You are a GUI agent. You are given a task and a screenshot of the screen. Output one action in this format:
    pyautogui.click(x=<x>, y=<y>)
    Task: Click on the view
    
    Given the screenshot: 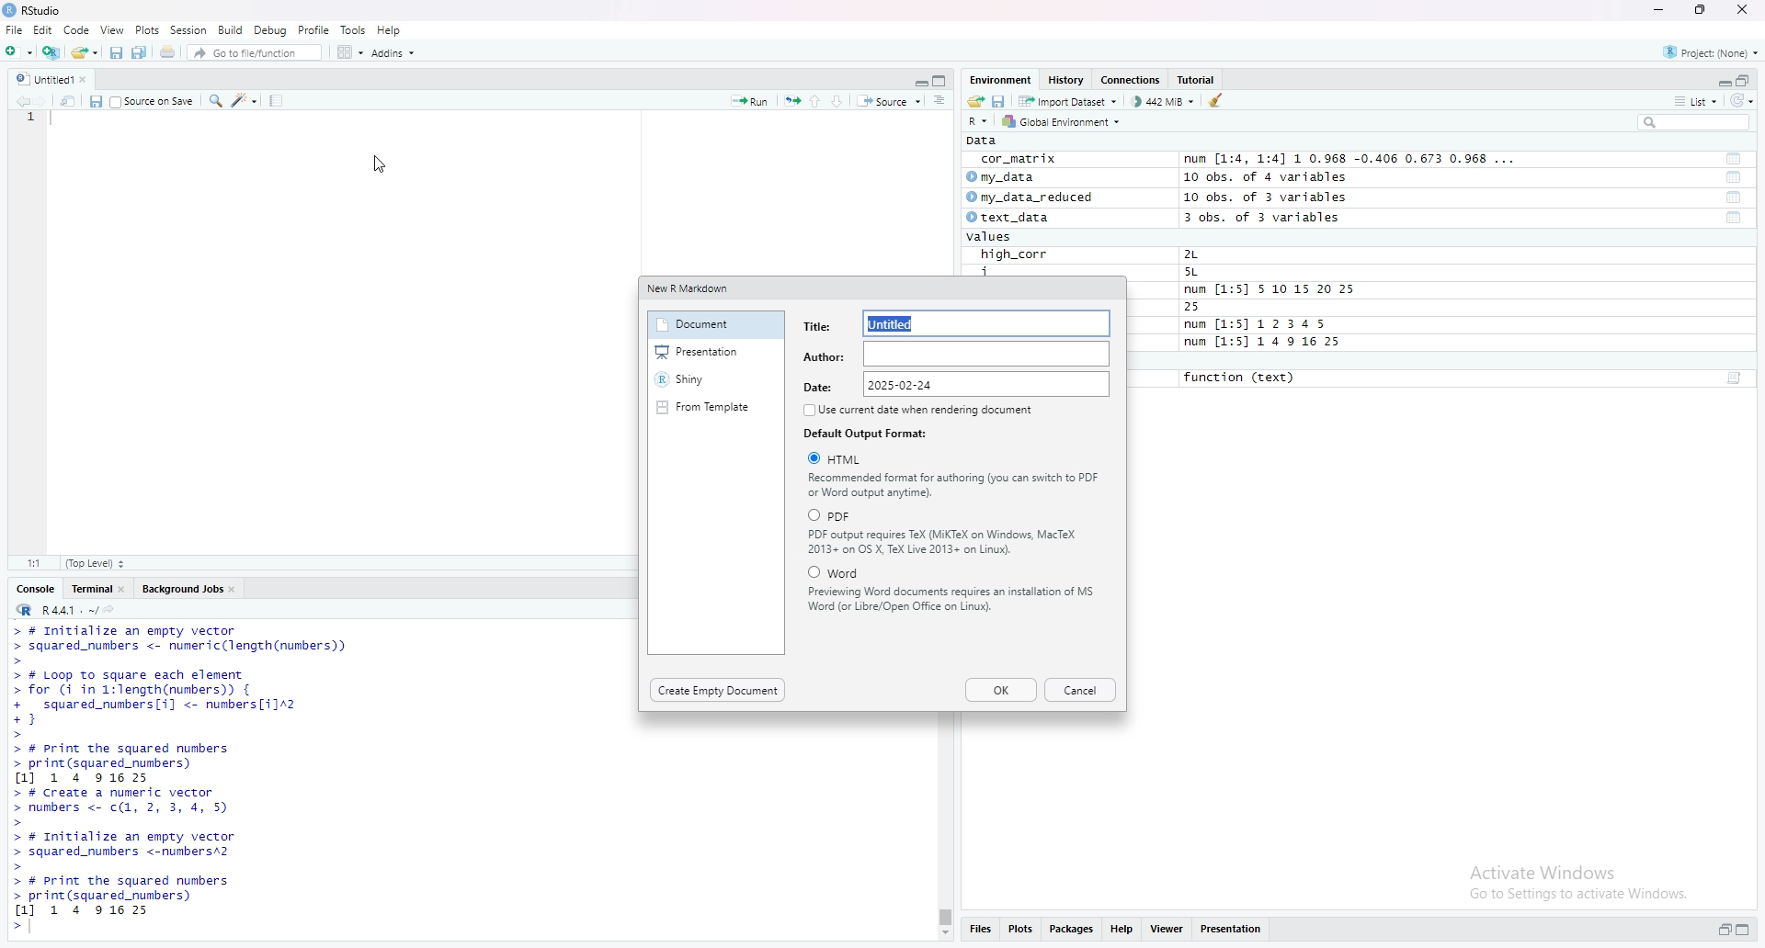 What is the action you would take?
    pyautogui.click(x=110, y=29)
    